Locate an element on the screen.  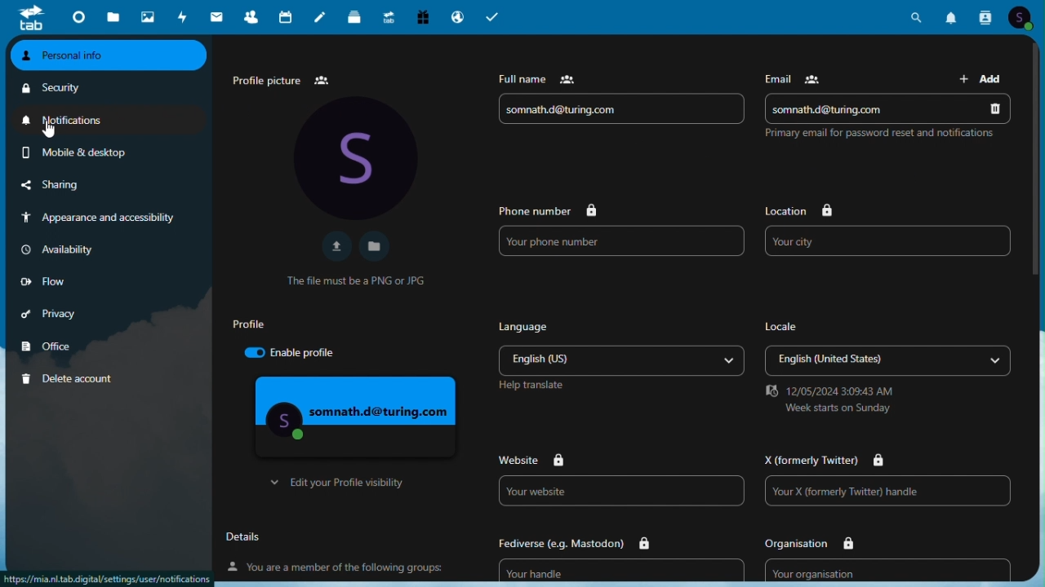
Your city is located at coordinates (886, 241).